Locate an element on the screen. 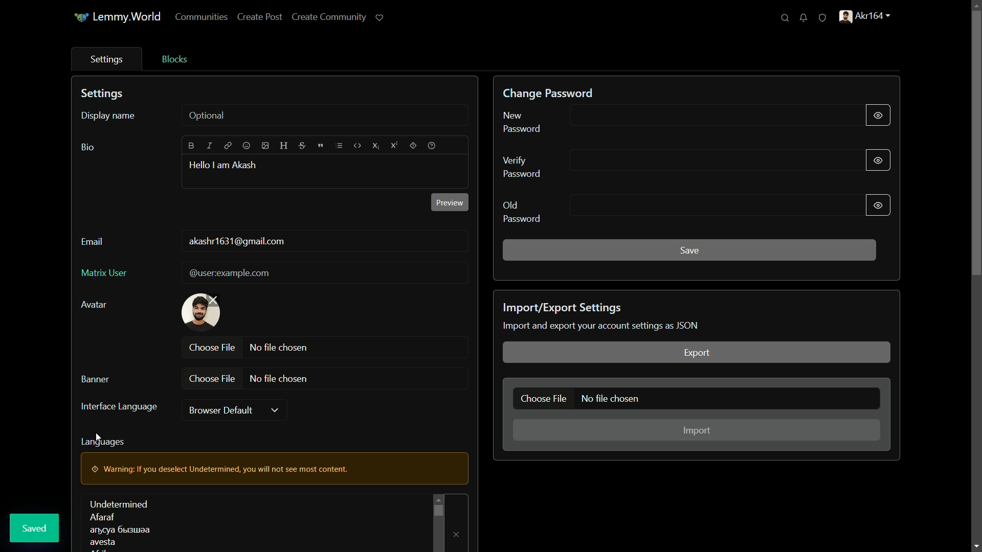 This screenshot has height=552, width=982. support lemmy.world is located at coordinates (380, 16).